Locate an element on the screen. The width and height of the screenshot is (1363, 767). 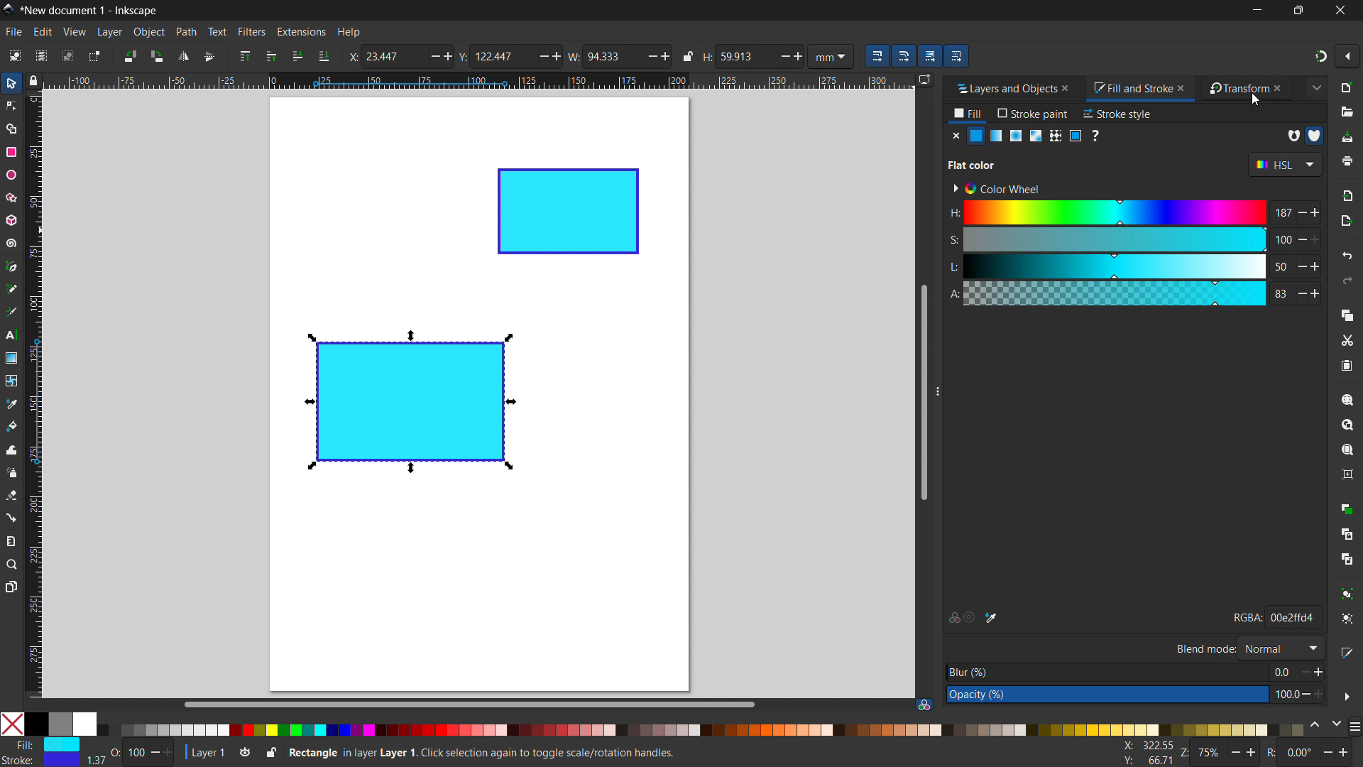
S: 100 is located at coordinates (1131, 239).